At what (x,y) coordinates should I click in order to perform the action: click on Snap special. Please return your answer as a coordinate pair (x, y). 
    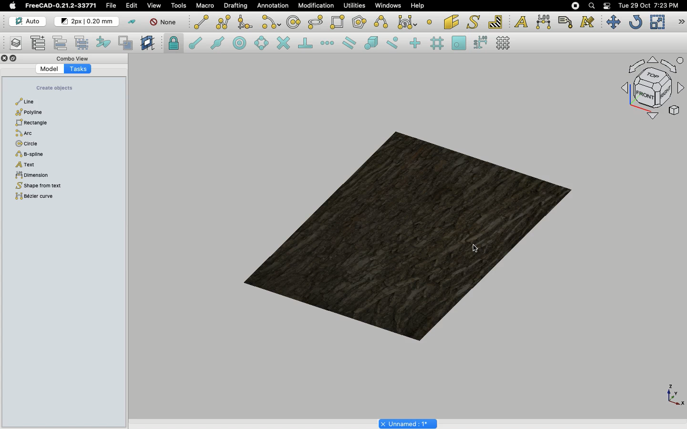
    Looking at the image, I should click on (370, 42).